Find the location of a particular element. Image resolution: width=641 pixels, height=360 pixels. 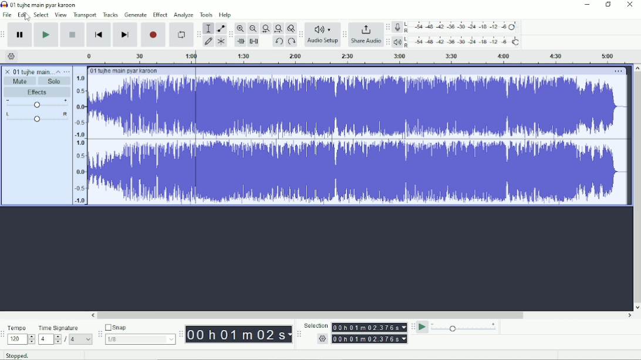

Playback speed is located at coordinates (465, 327).